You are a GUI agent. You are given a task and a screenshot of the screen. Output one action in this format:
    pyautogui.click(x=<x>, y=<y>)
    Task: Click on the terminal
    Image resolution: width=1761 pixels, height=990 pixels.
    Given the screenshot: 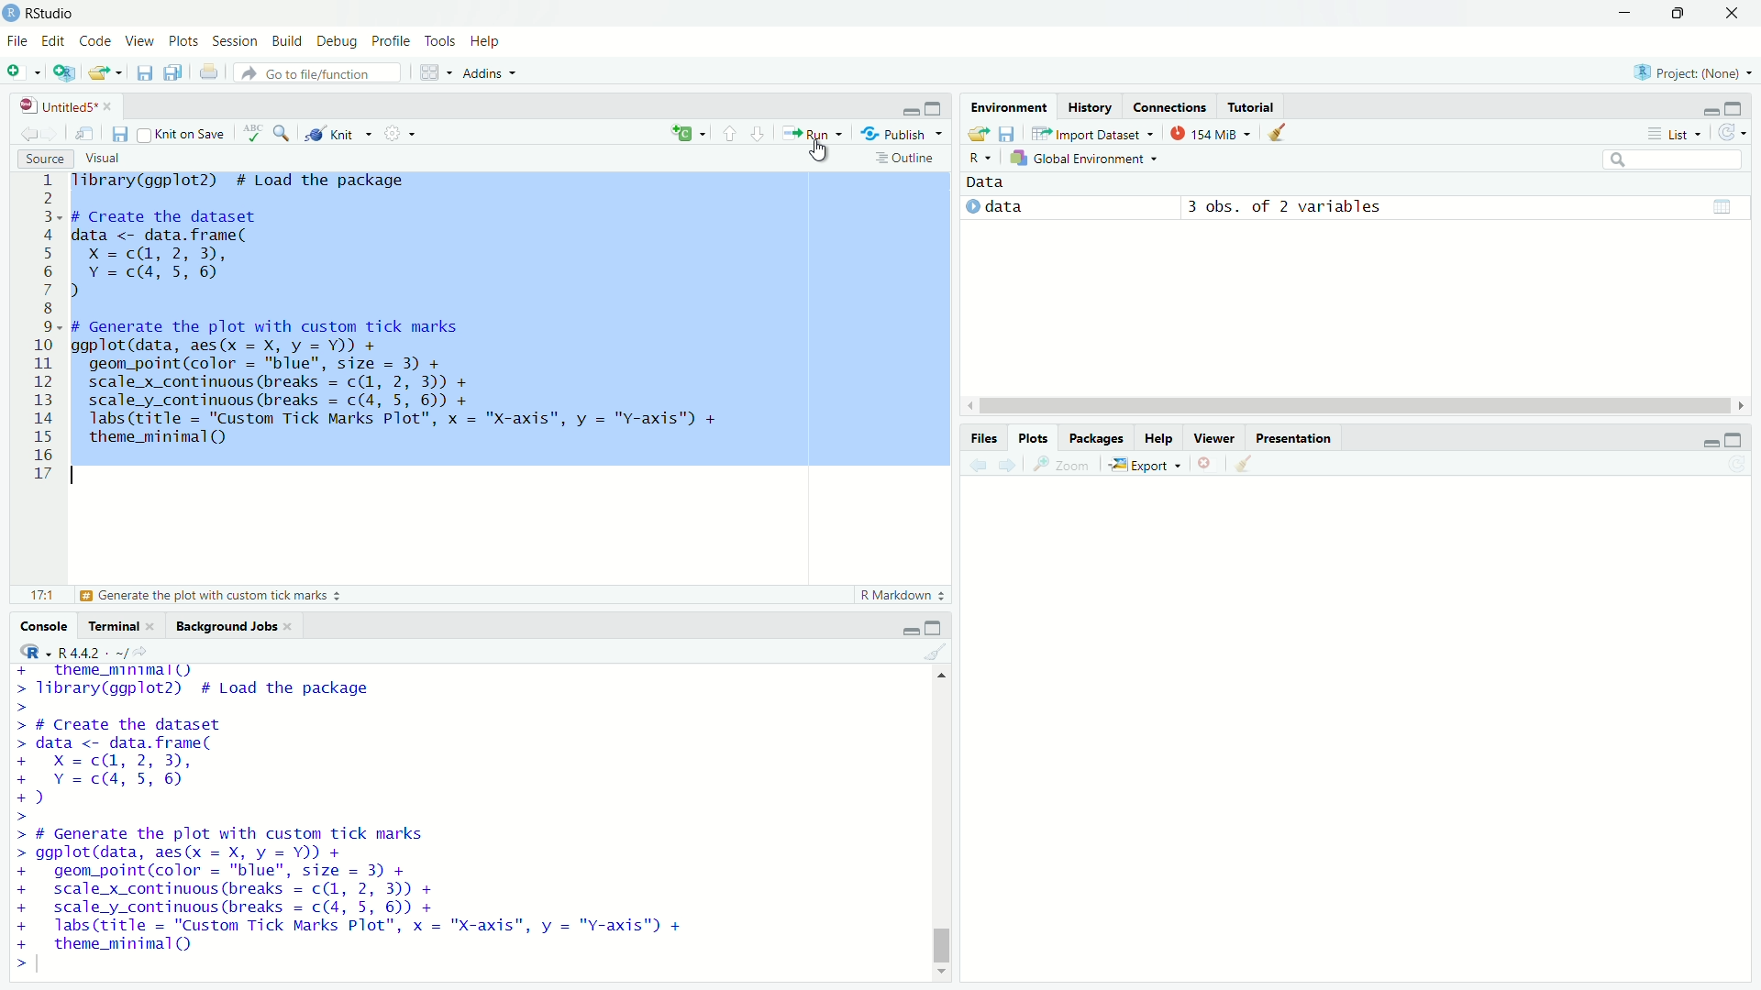 What is the action you would take?
    pyautogui.click(x=112, y=626)
    